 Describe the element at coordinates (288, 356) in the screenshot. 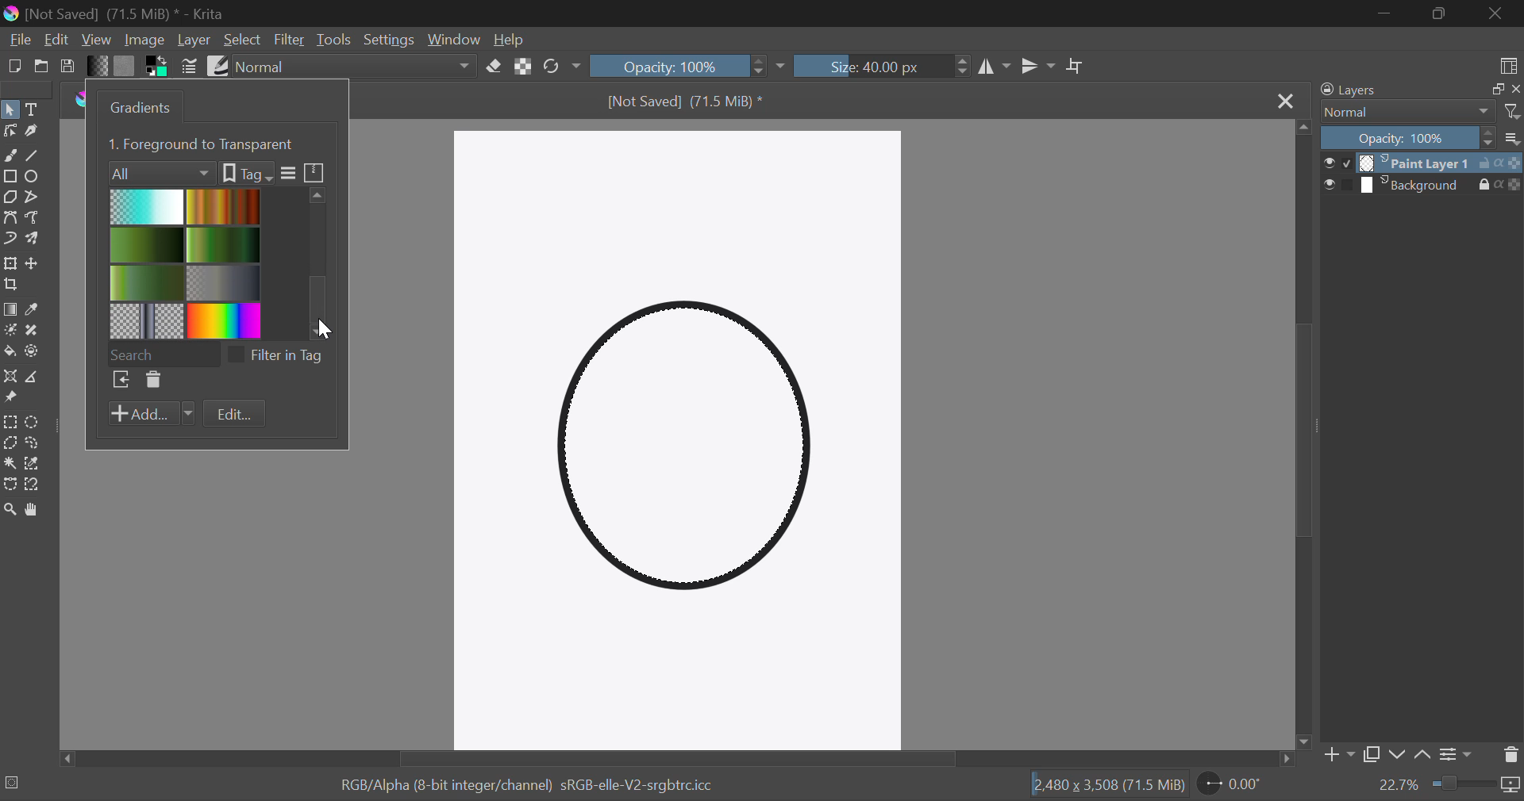

I see `filter in tag` at that location.